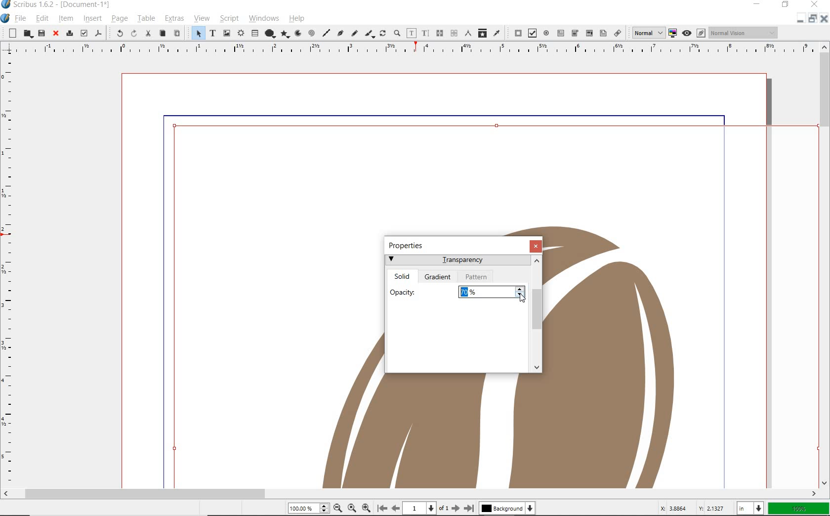 This screenshot has width=830, height=516. Describe the element at coordinates (469, 33) in the screenshot. I see `measurements` at that location.